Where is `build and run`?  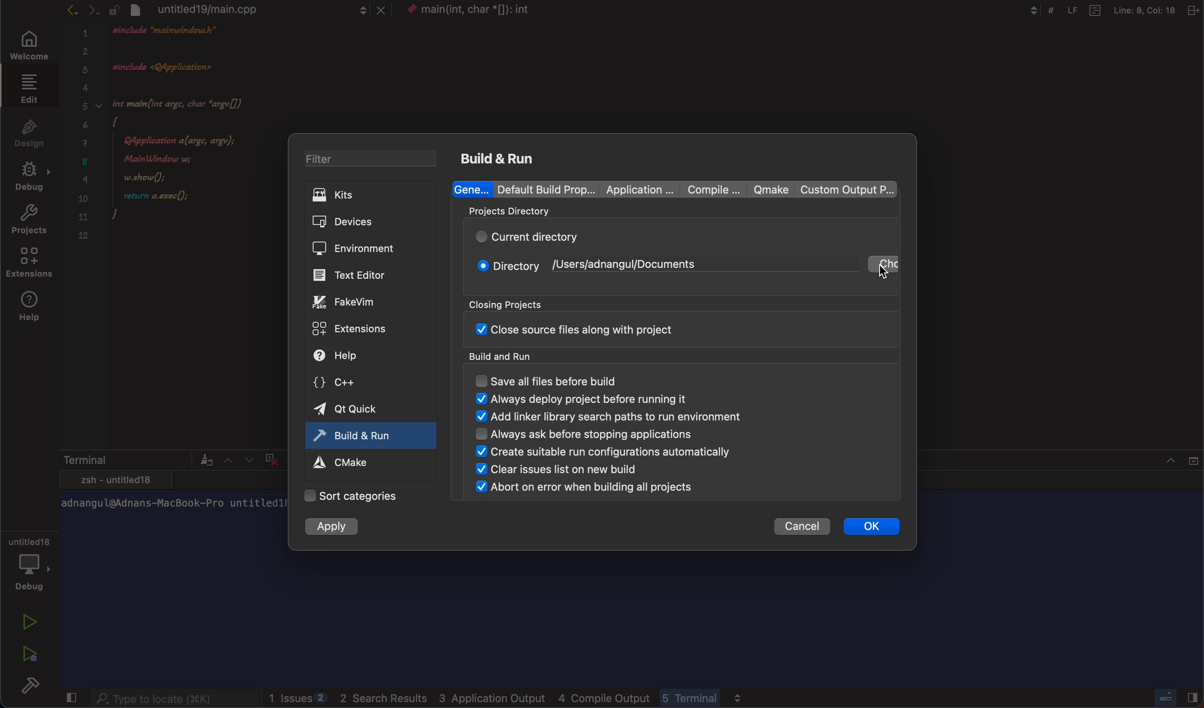 build and run is located at coordinates (497, 159).